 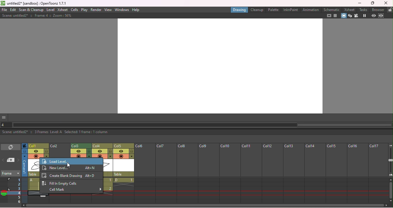 What do you see at coordinates (391, 191) in the screenshot?
I see `Vertical scroll bar` at bounding box center [391, 191].